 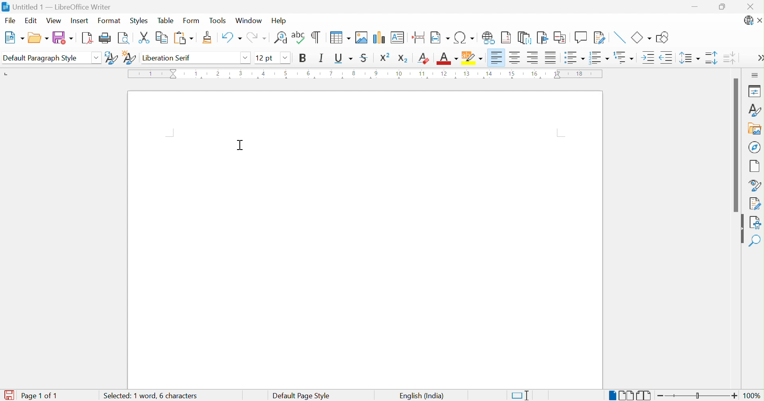 I want to click on Form, so click(x=191, y=21).